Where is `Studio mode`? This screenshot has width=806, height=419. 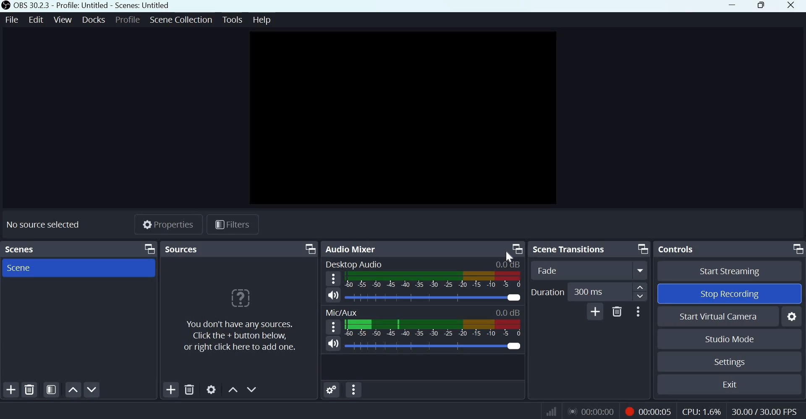 Studio mode is located at coordinates (729, 339).